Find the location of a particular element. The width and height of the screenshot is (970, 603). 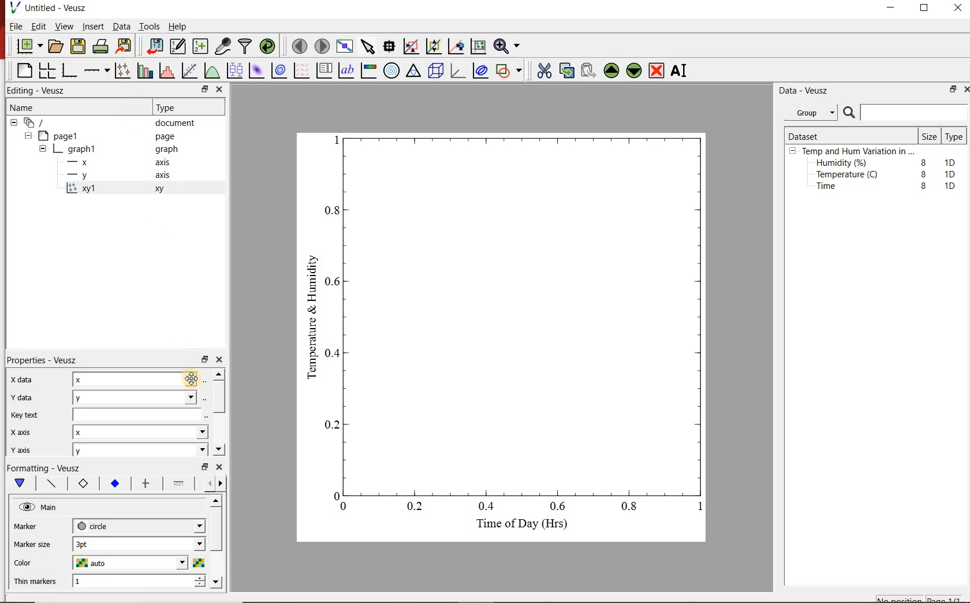

hide sub menu is located at coordinates (793, 152).